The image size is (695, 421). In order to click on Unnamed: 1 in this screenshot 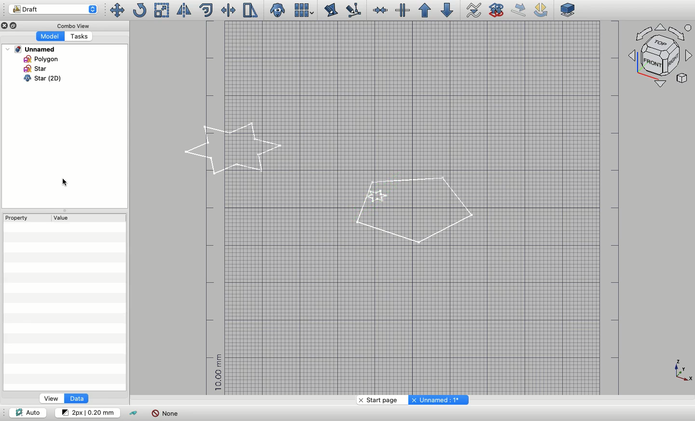, I will do `click(437, 400)`.